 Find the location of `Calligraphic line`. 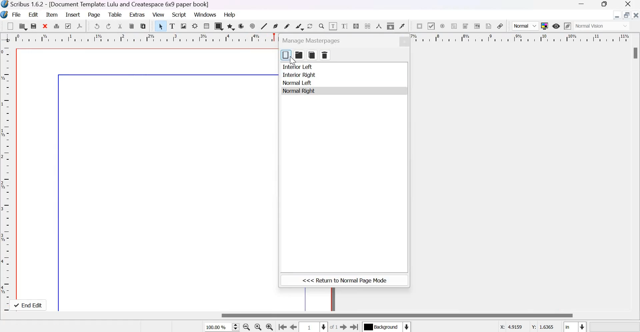

Calligraphic line is located at coordinates (299, 26).